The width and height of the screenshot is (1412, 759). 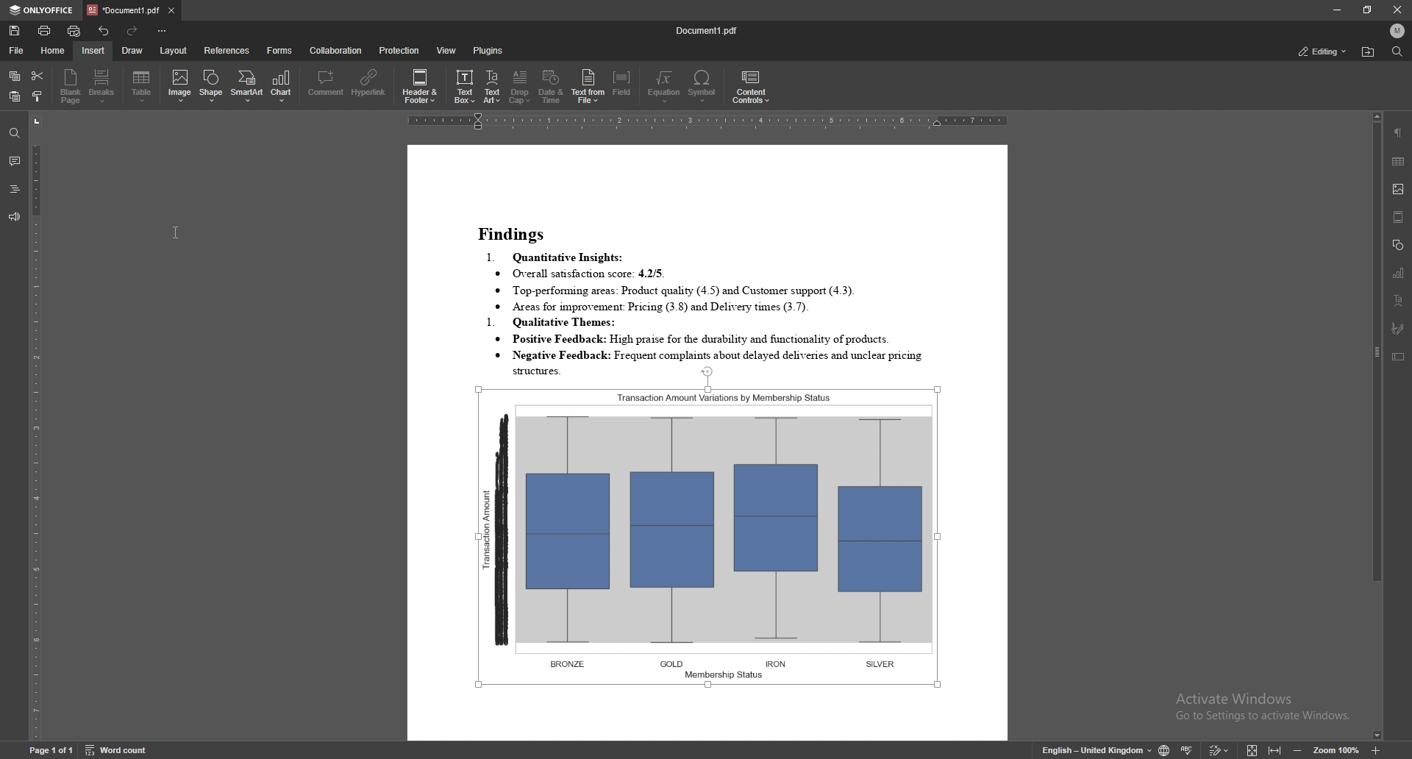 What do you see at coordinates (588, 87) in the screenshot?
I see `text from file` at bounding box center [588, 87].